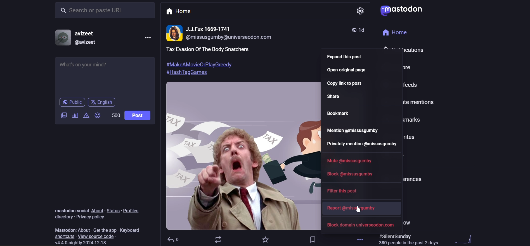 The width and height of the screenshot is (530, 246). I want to click on profiles, so click(131, 210).